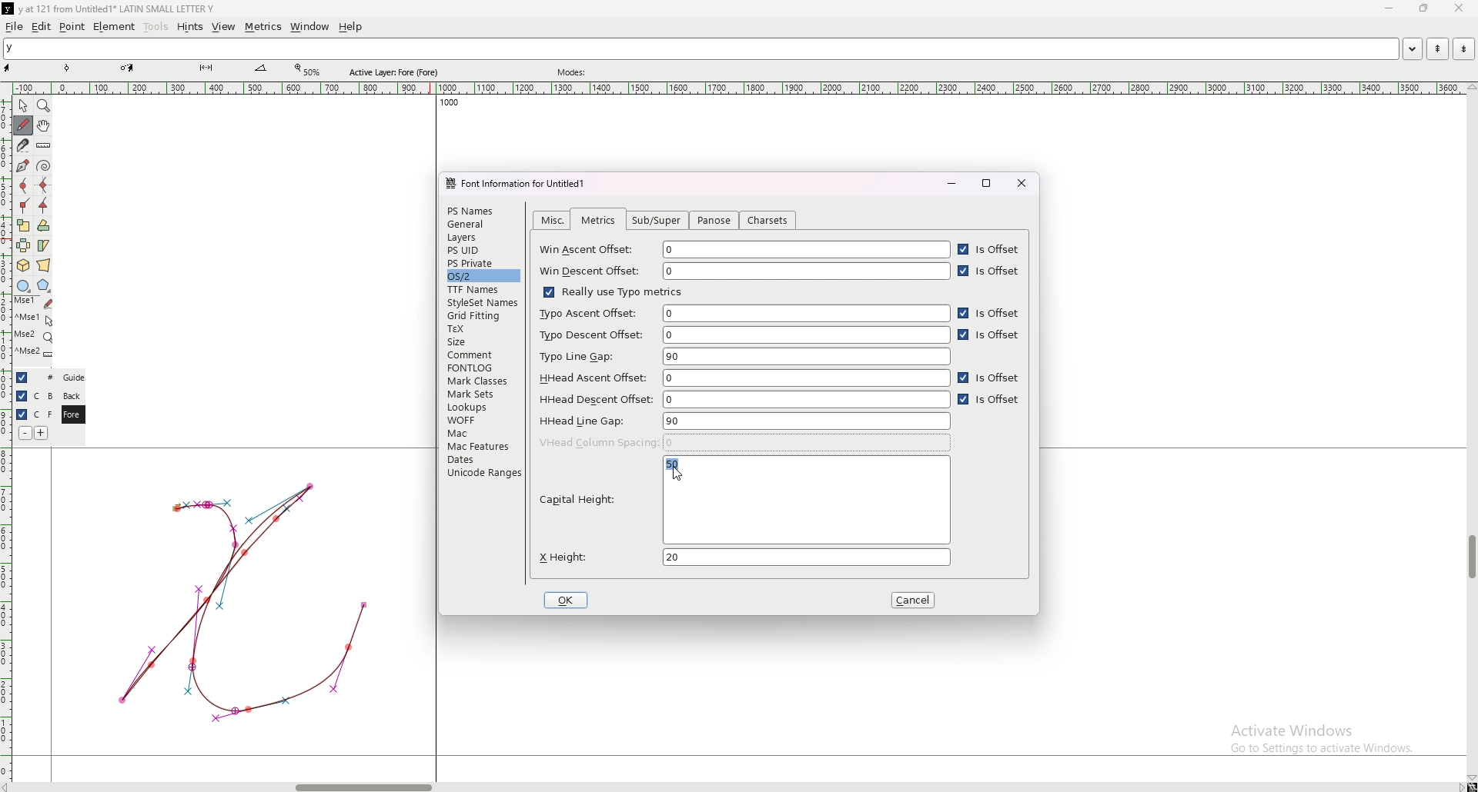 Image resolution: width=1478 pixels, height=792 pixels. I want to click on capital height 50, so click(743, 502).